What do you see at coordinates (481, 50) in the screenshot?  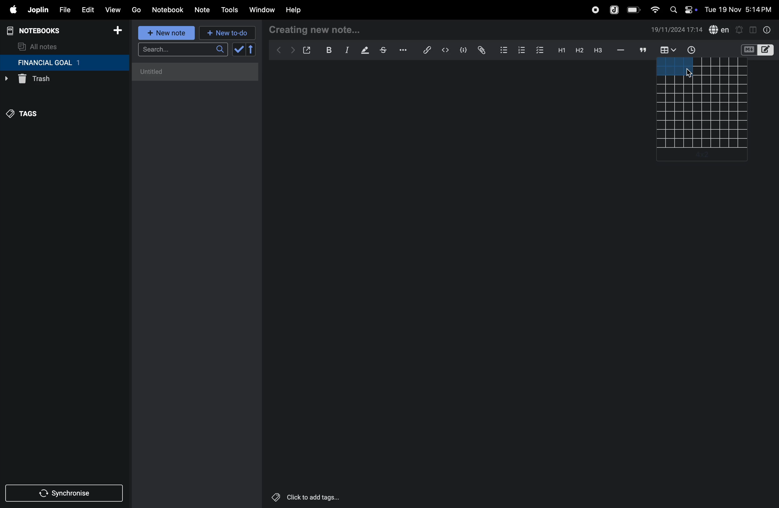 I see `attach file` at bounding box center [481, 50].